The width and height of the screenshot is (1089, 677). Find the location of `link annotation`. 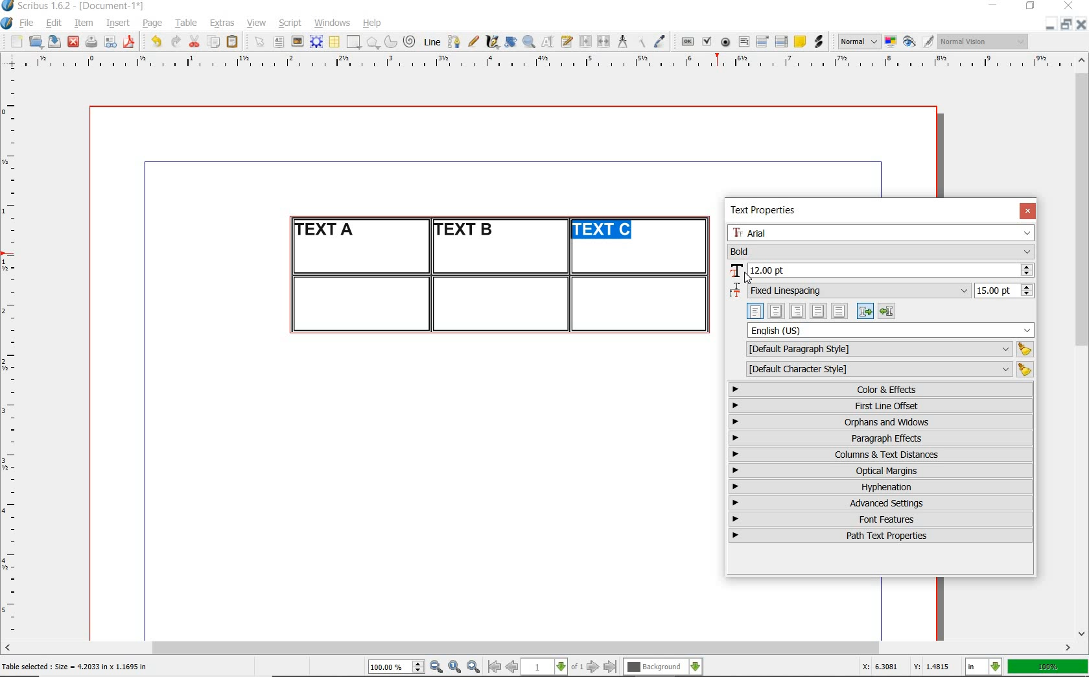

link annotation is located at coordinates (820, 42).